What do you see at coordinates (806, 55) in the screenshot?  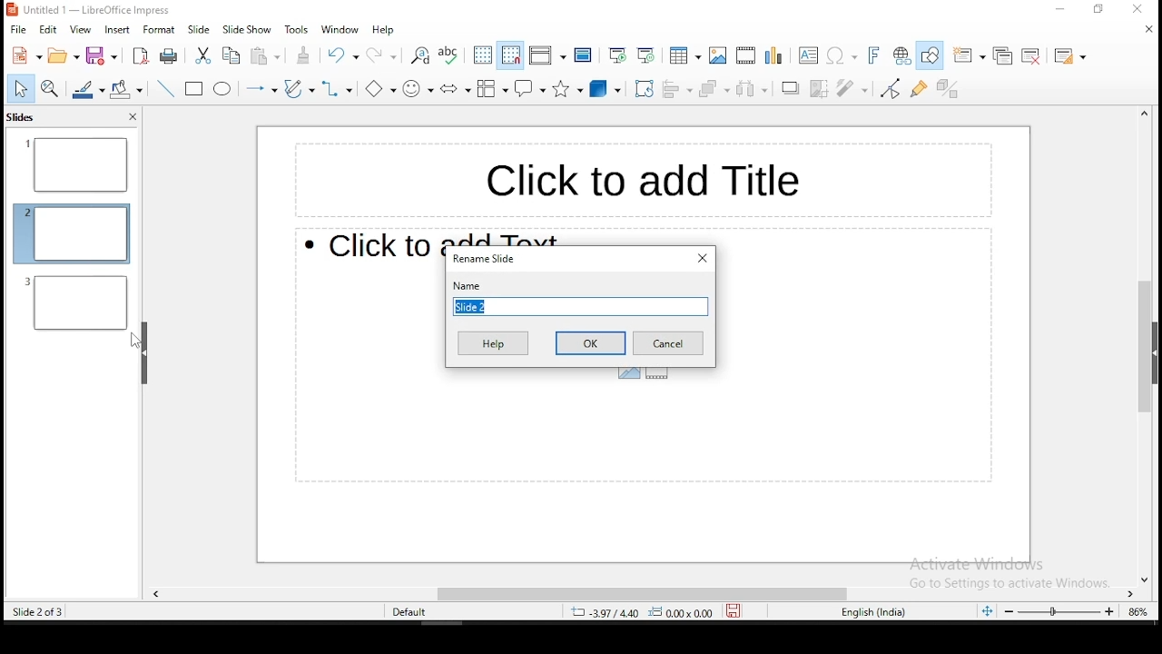 I see `text box` at bounding box center [806, 55].